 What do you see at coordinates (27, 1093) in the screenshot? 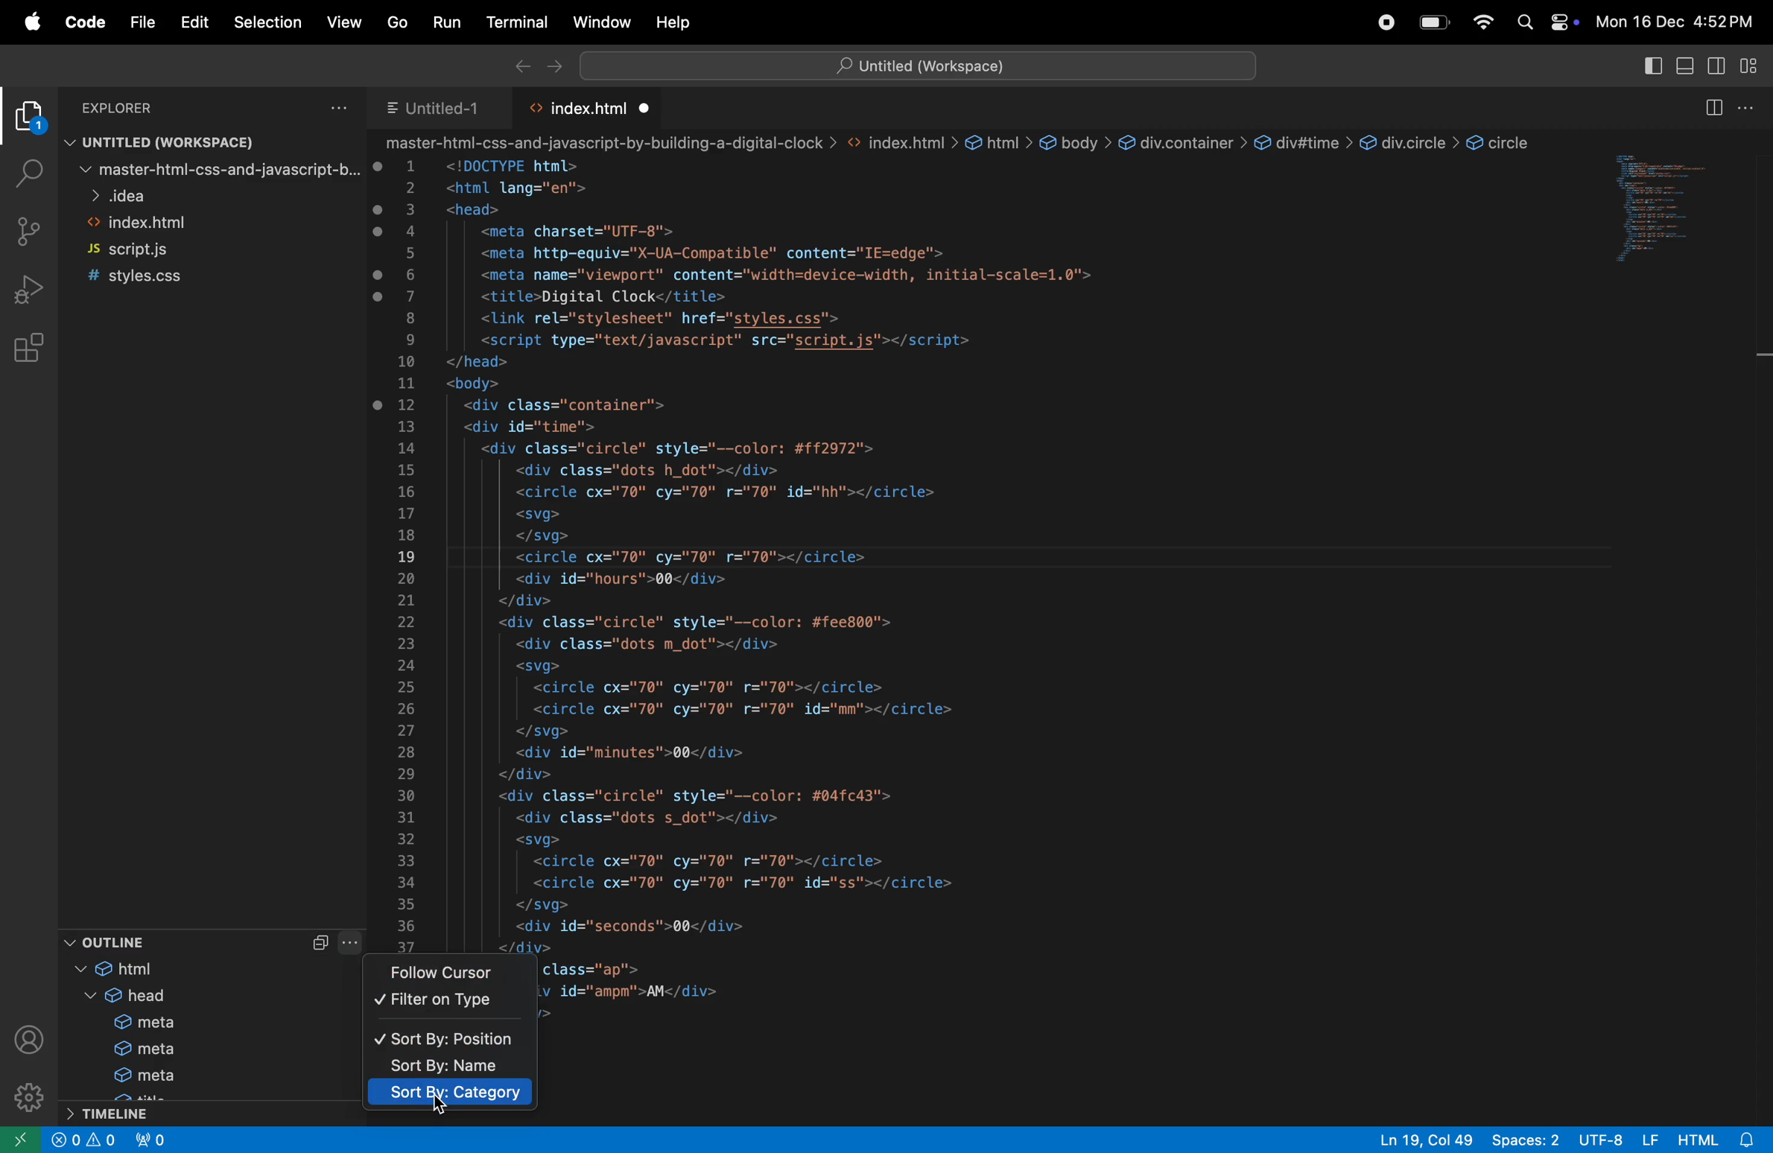
I see `settings` at bounding box center [27, 1093].